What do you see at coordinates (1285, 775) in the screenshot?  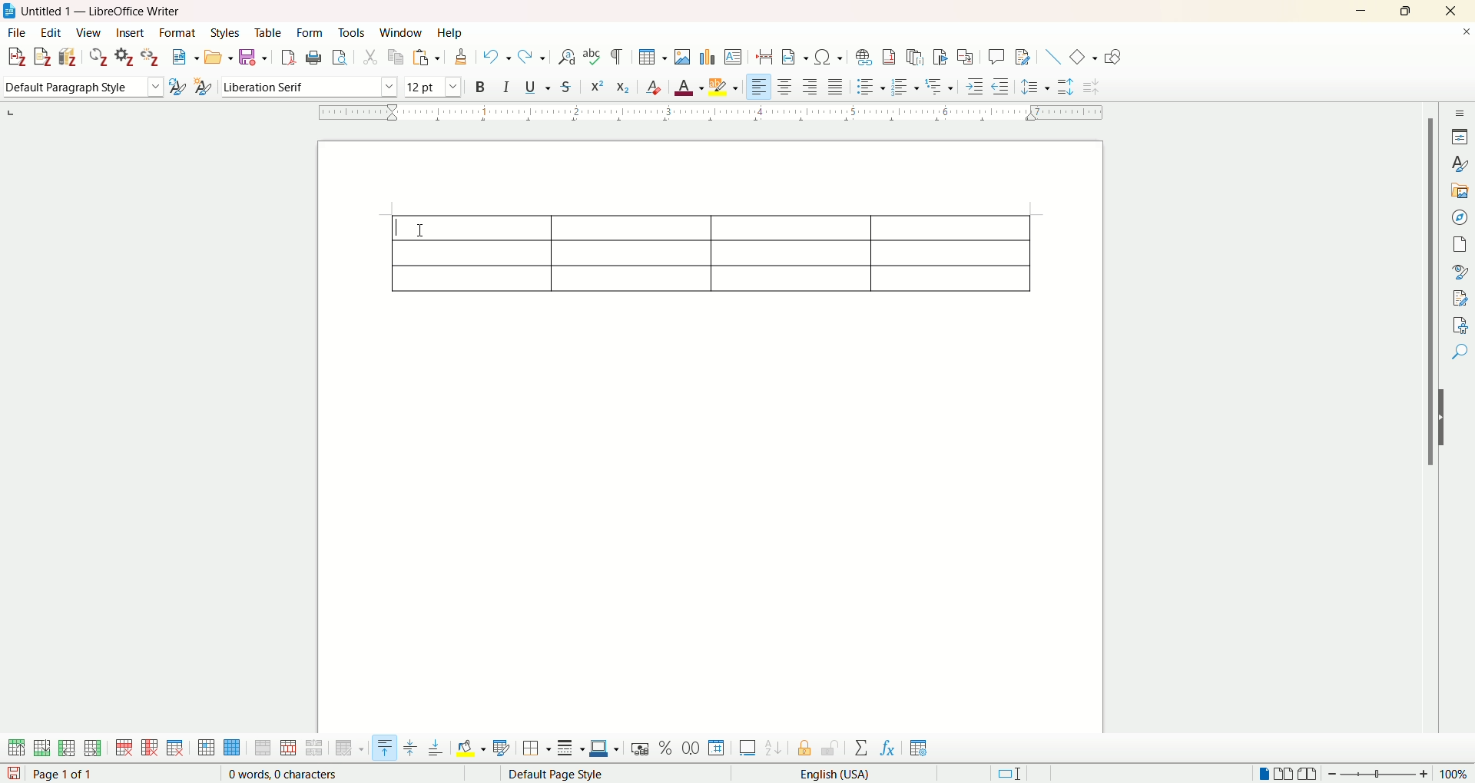 I see `multiple page view` at bounding box center [1285, 775].